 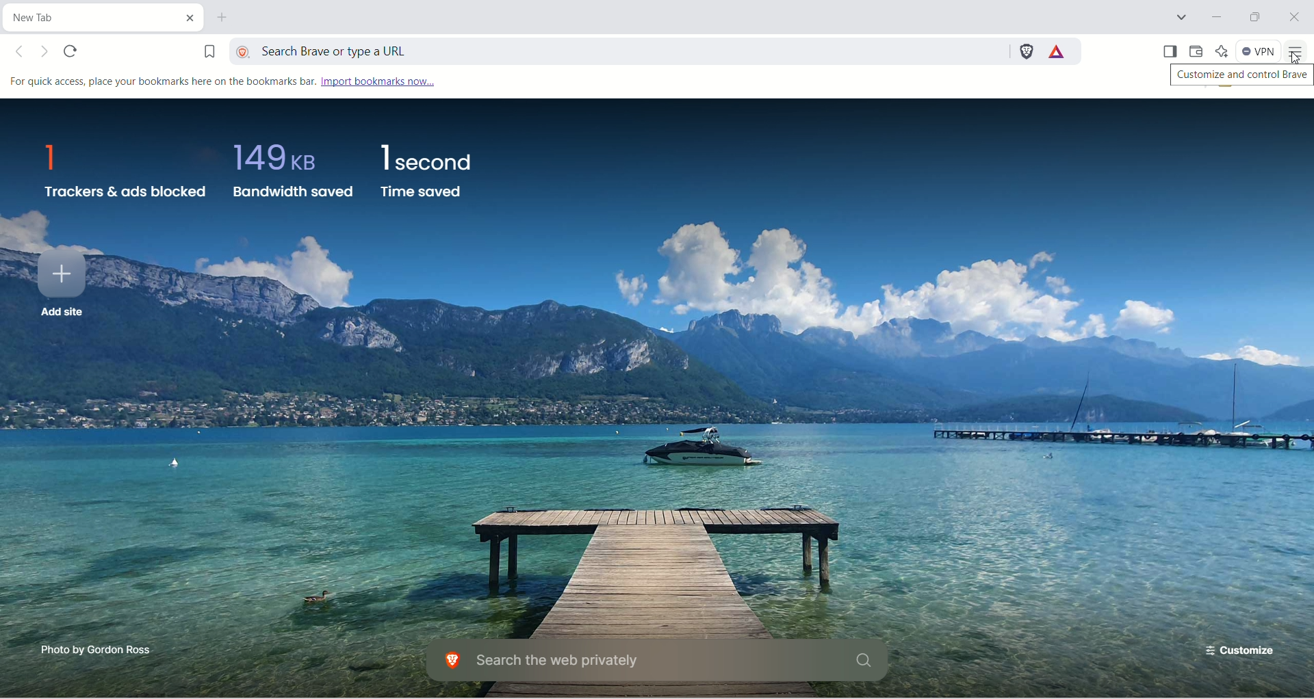 What do you see at coordinates (617, 49) in the screenshot?
I see `search Brave or type a URL` at bounding box center [617, 49].